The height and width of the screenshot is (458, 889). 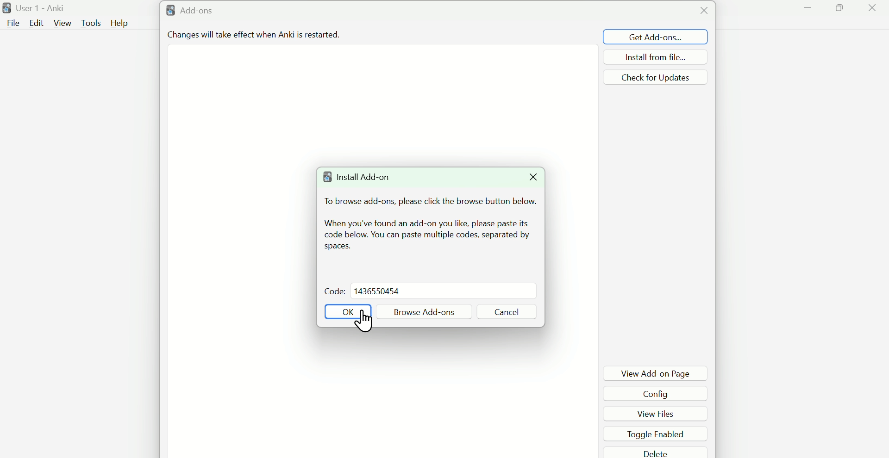 I want to click on To browse add-ons, please click the browse button below.
When you've found an add-on you like, please paste its
code below. You can paste multiple codes, separated by
spaces., so click(x=430, y=225).